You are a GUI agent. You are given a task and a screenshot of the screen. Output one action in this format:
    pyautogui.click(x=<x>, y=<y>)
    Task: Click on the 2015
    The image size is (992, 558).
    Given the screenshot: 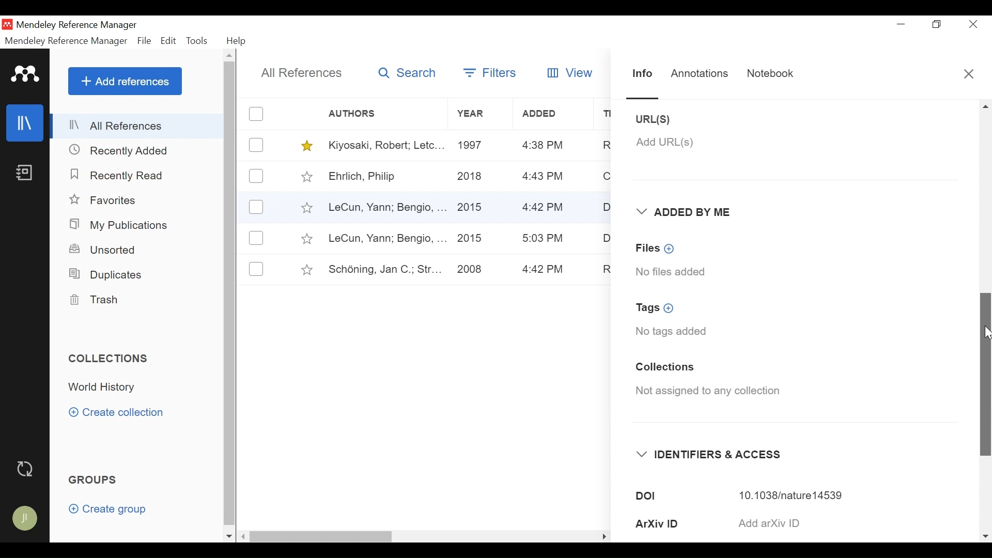 What is the action you would take?
    pyautogui.click(x=471, y=239)
    